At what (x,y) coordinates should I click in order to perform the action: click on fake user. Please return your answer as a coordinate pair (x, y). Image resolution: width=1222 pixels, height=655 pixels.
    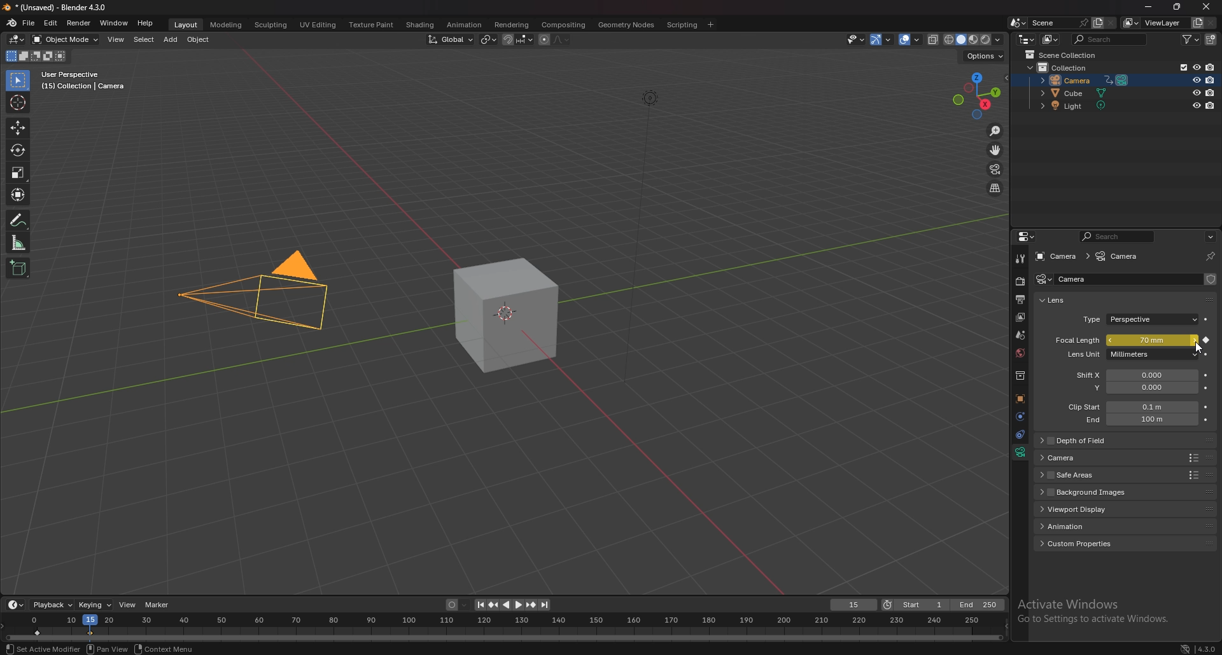
    Looking at the image, I should click on (1211, 279).